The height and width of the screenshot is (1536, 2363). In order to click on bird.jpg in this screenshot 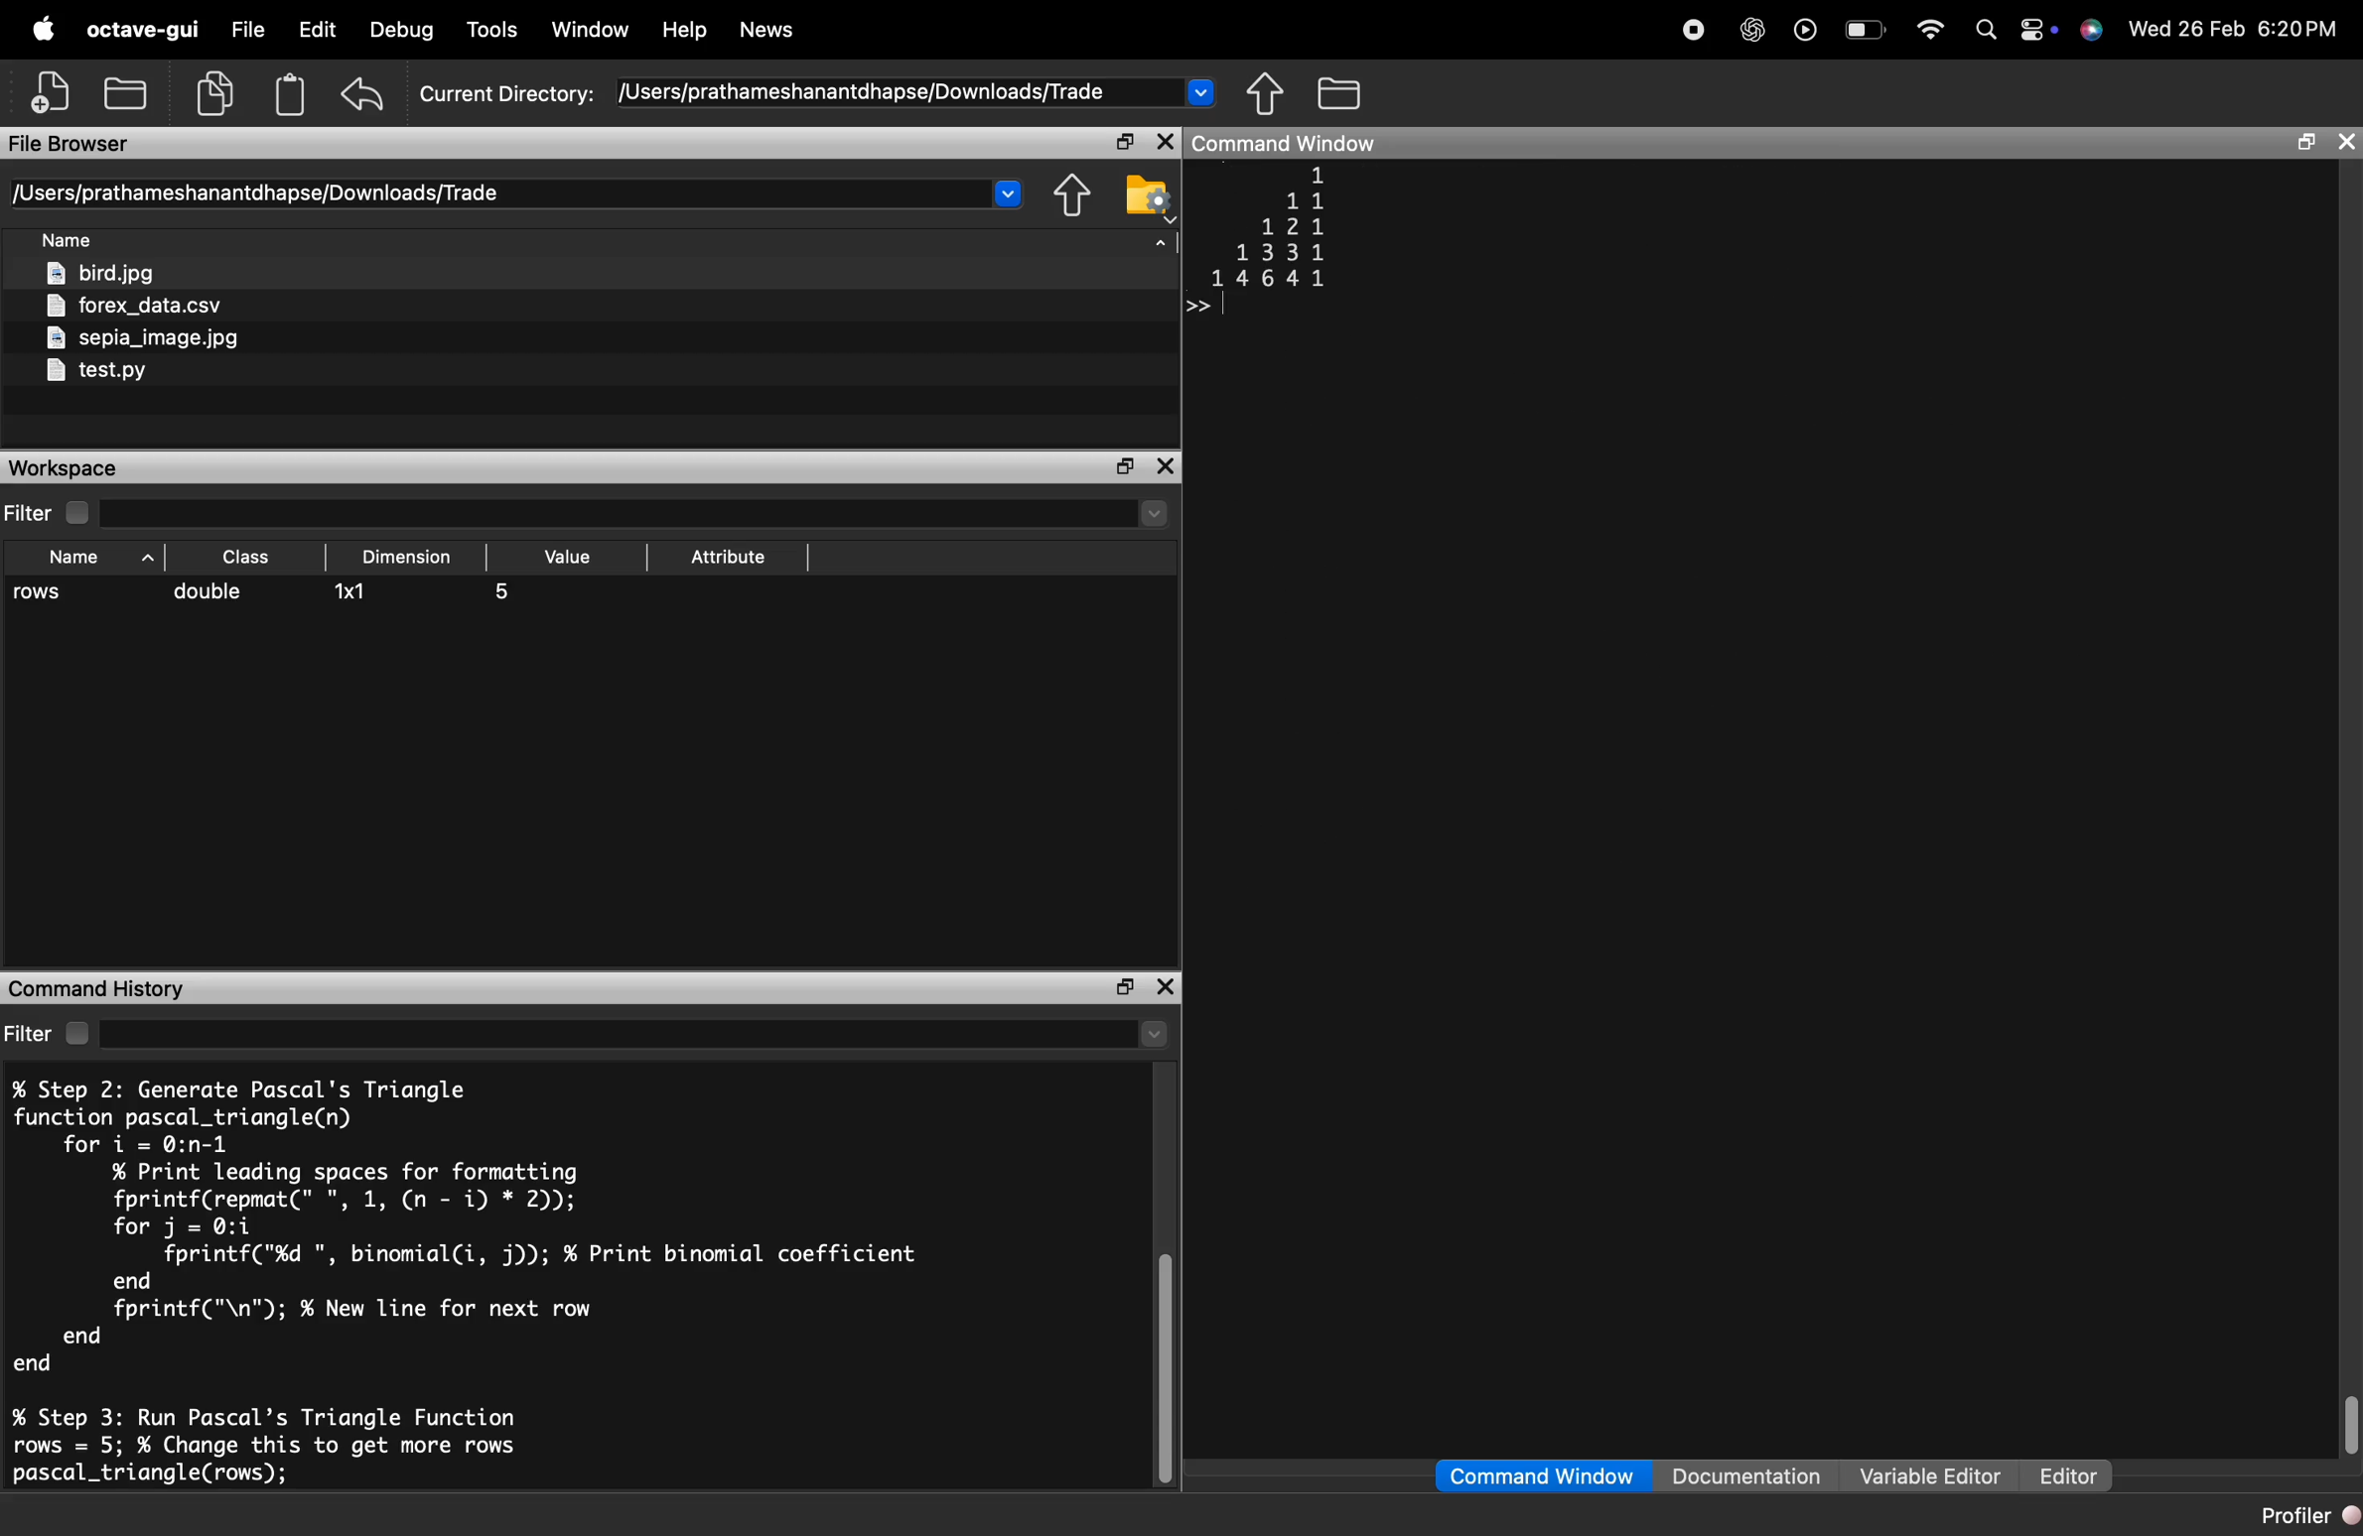, I will do `click(105, 274)`.